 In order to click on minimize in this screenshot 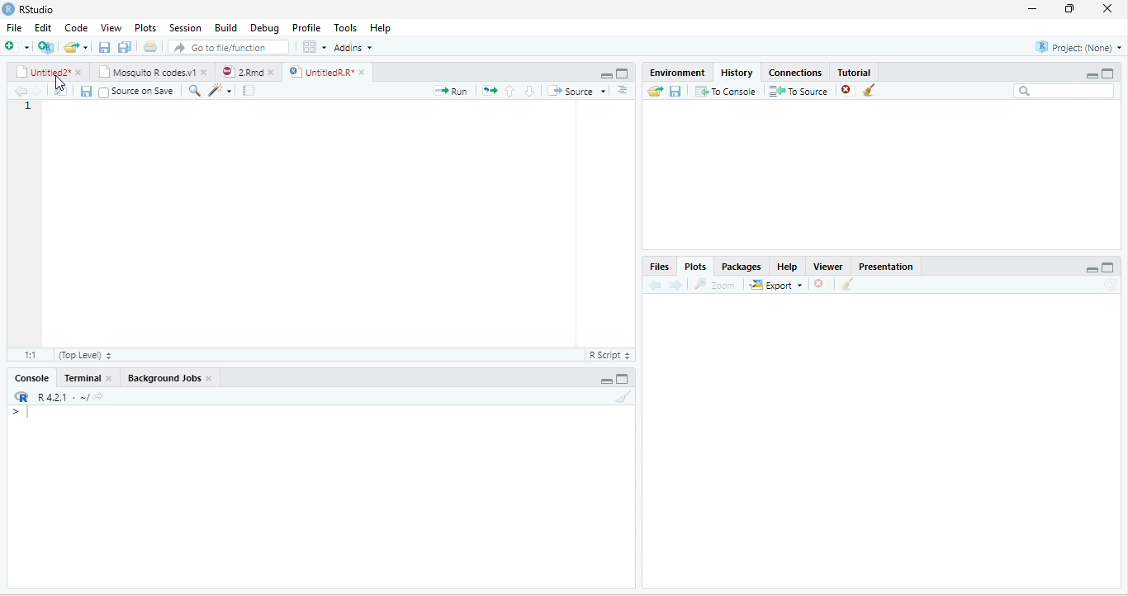, I will do `click(601, 73)`.